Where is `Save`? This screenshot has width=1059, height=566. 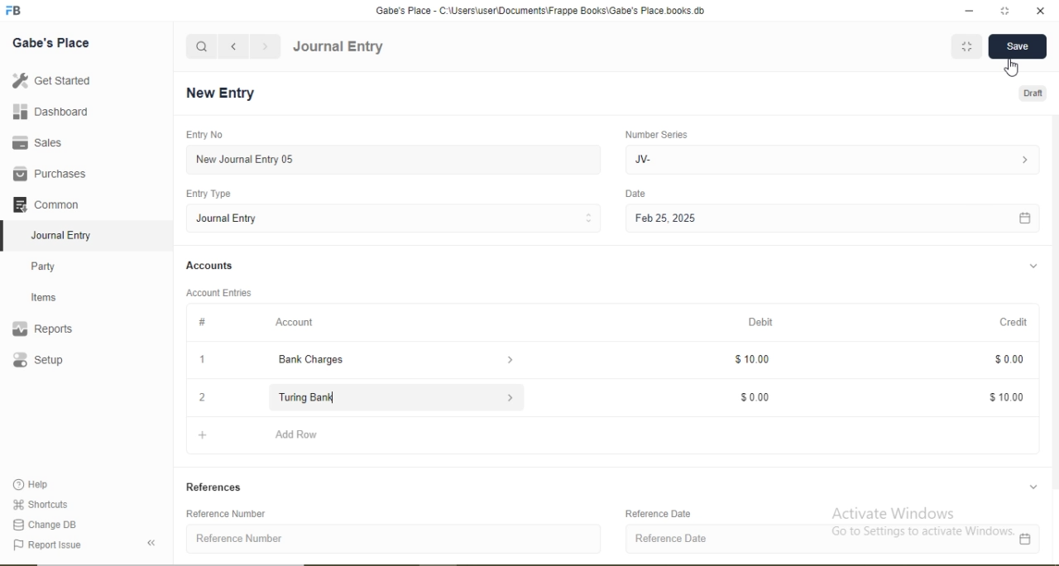 Save is located at coordinates (1016, 47).